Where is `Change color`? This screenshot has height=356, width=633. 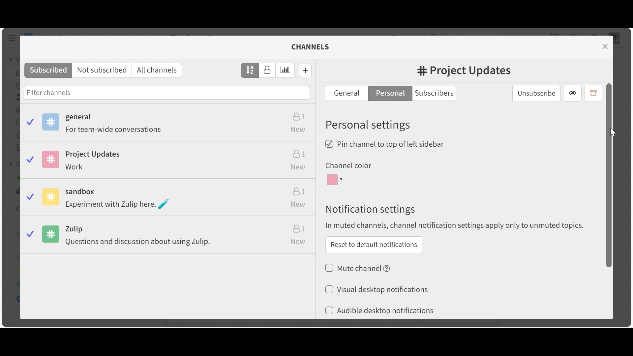
Change color is located at coordinates (378, 162).